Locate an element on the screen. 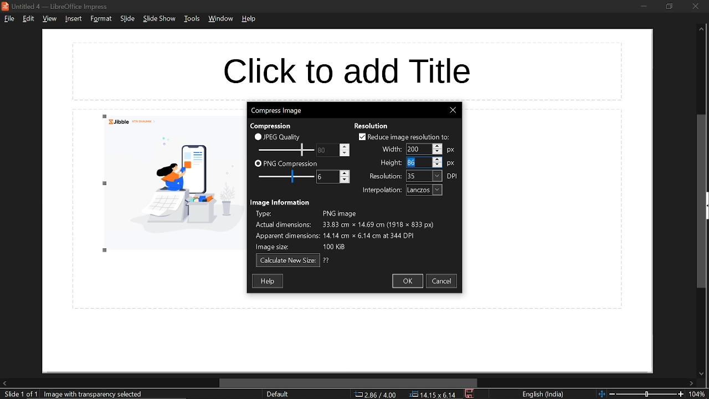  current window is located at coordinates (58, 6).